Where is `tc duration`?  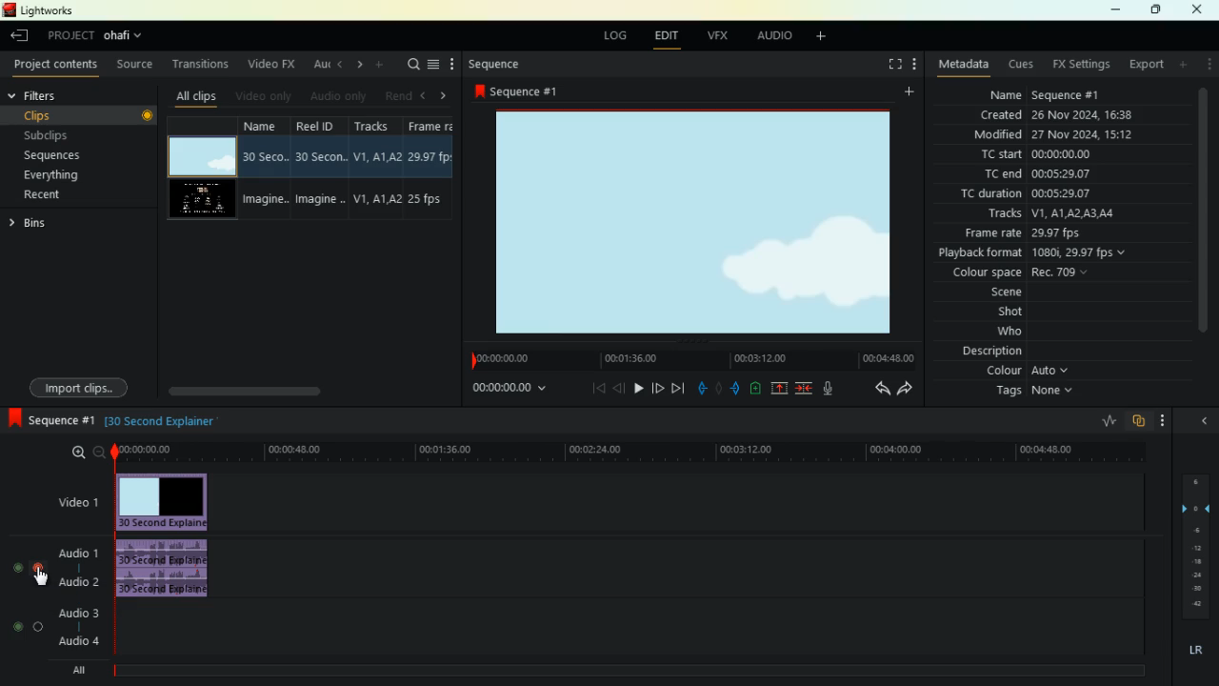 tc duration is located at coordinates (1050, 194).